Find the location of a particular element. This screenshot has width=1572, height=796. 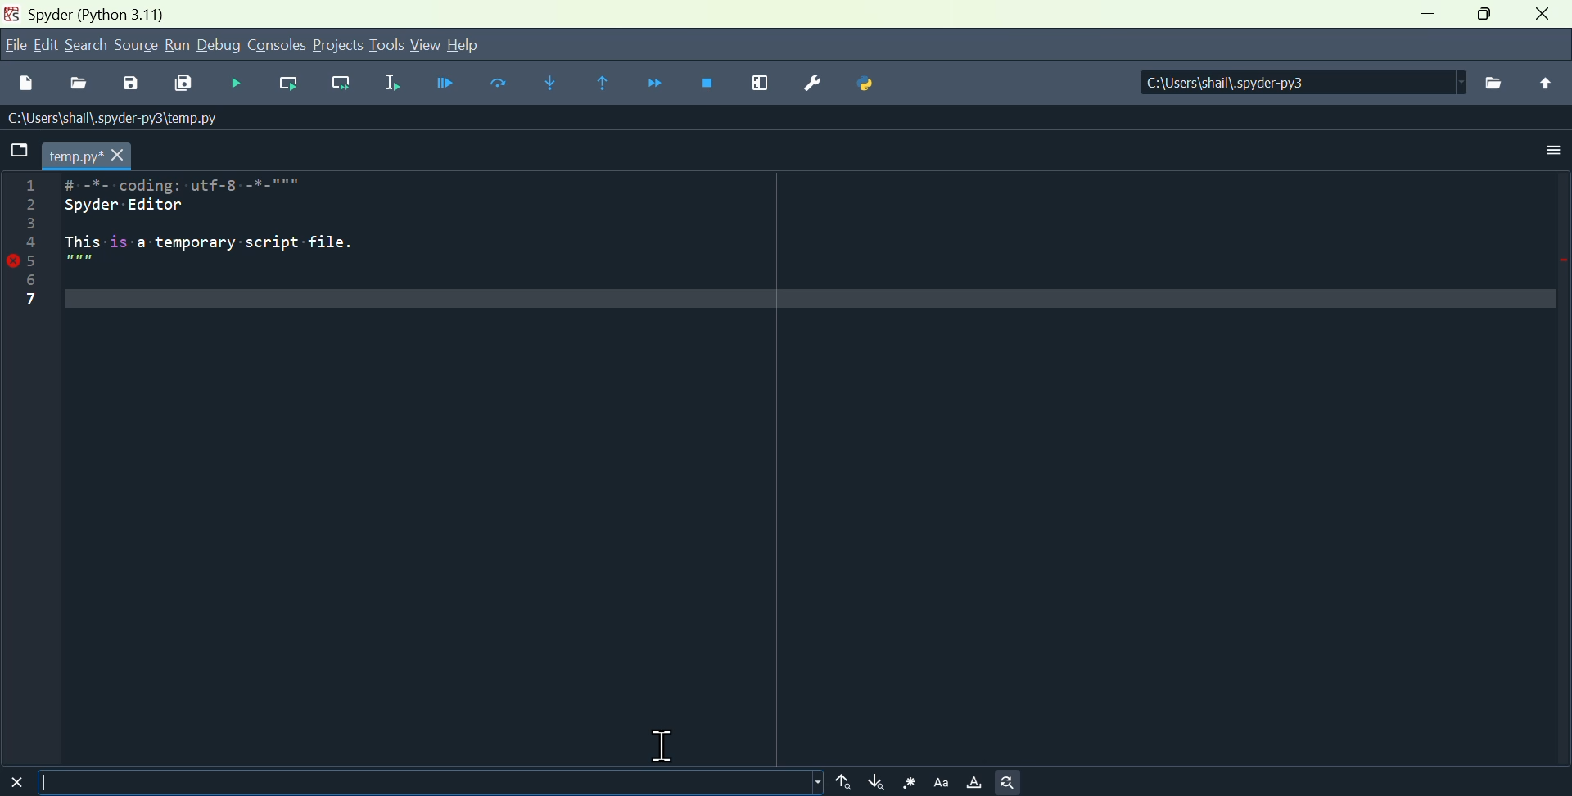

Step into function is located at coordinates (551, 84).